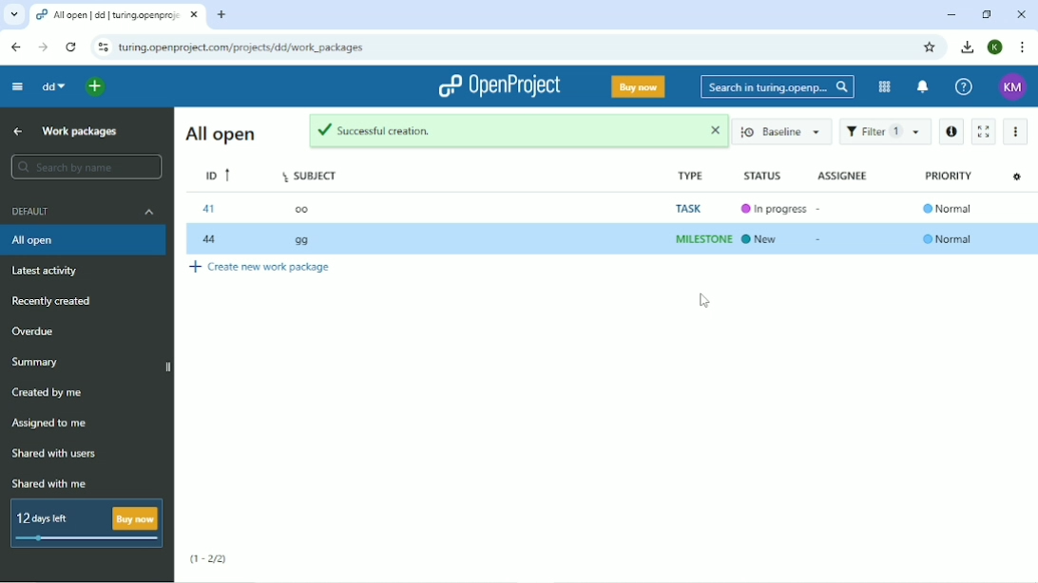  I want to click on Assignee, so click(843, 174).